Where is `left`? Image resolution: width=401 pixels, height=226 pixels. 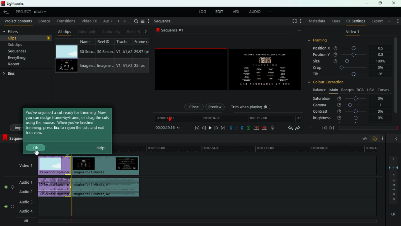 left is located at coordinates (140, 31).